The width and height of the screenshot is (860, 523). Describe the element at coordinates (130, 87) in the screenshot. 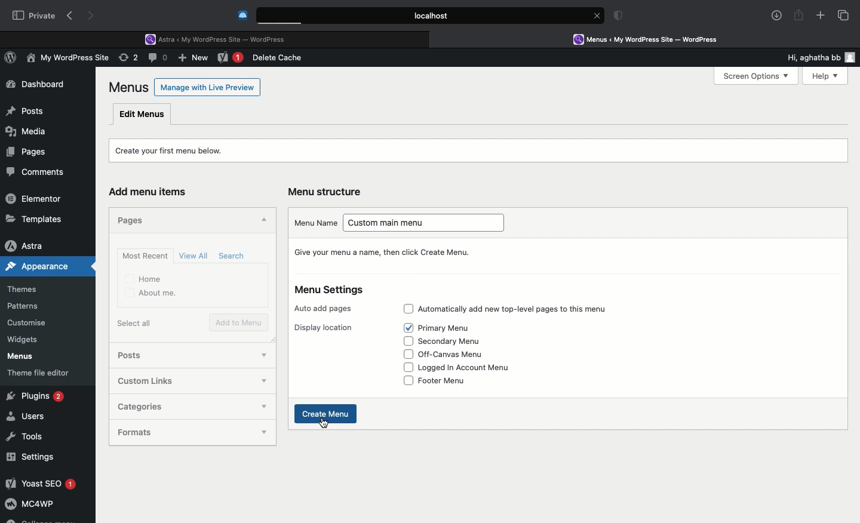

I see `Menus` at that location.